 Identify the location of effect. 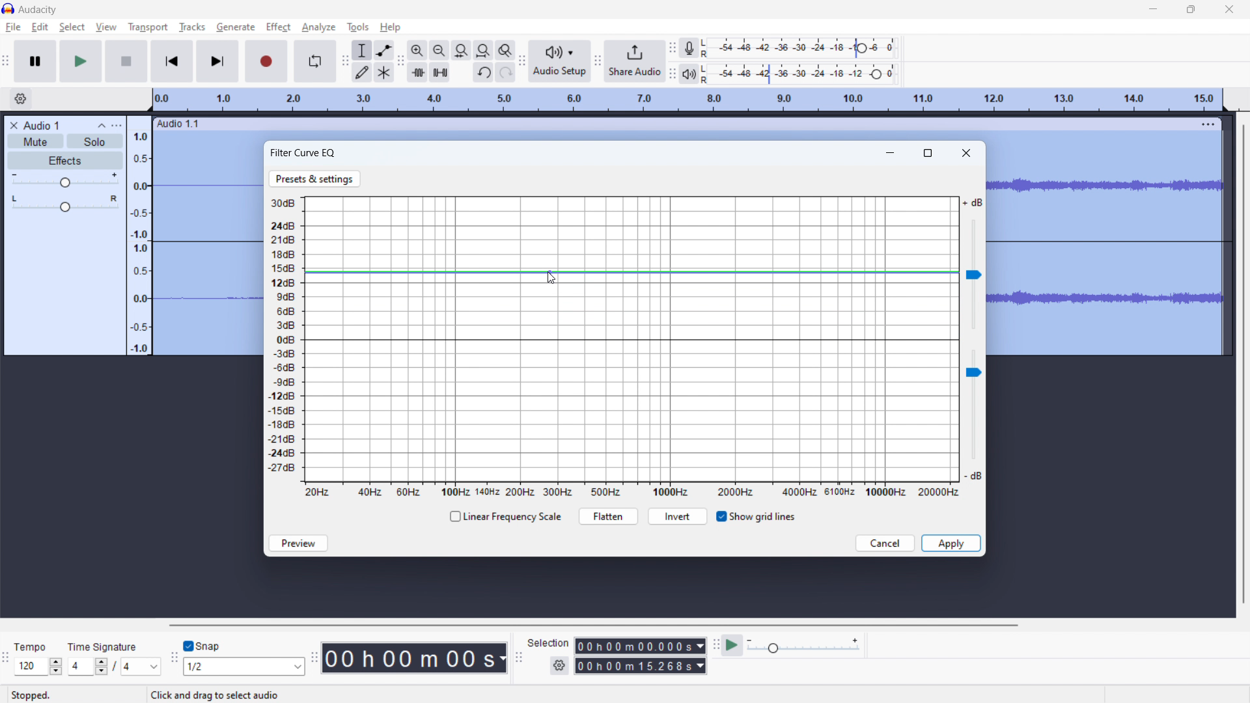
(278, 27).